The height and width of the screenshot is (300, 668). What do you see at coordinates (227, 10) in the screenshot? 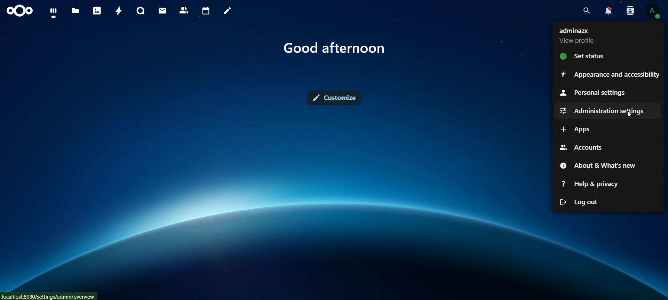
I see `notes` at bounding box center [227, 10].